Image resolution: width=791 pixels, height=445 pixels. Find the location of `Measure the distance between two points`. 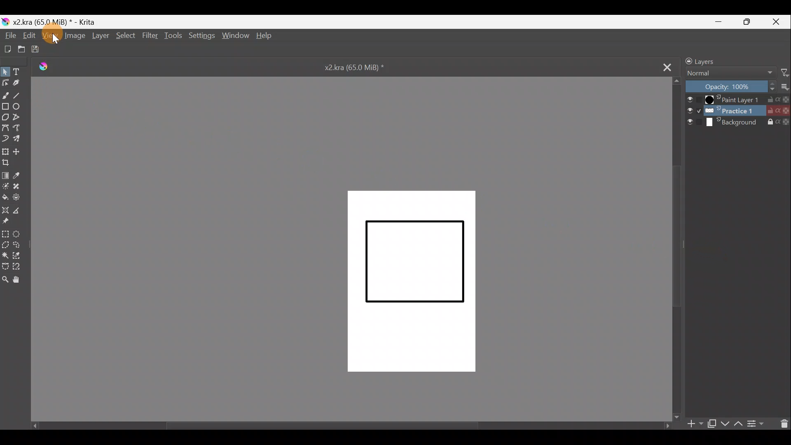

Measure the distance between two points is located at coordinates (20, 211).